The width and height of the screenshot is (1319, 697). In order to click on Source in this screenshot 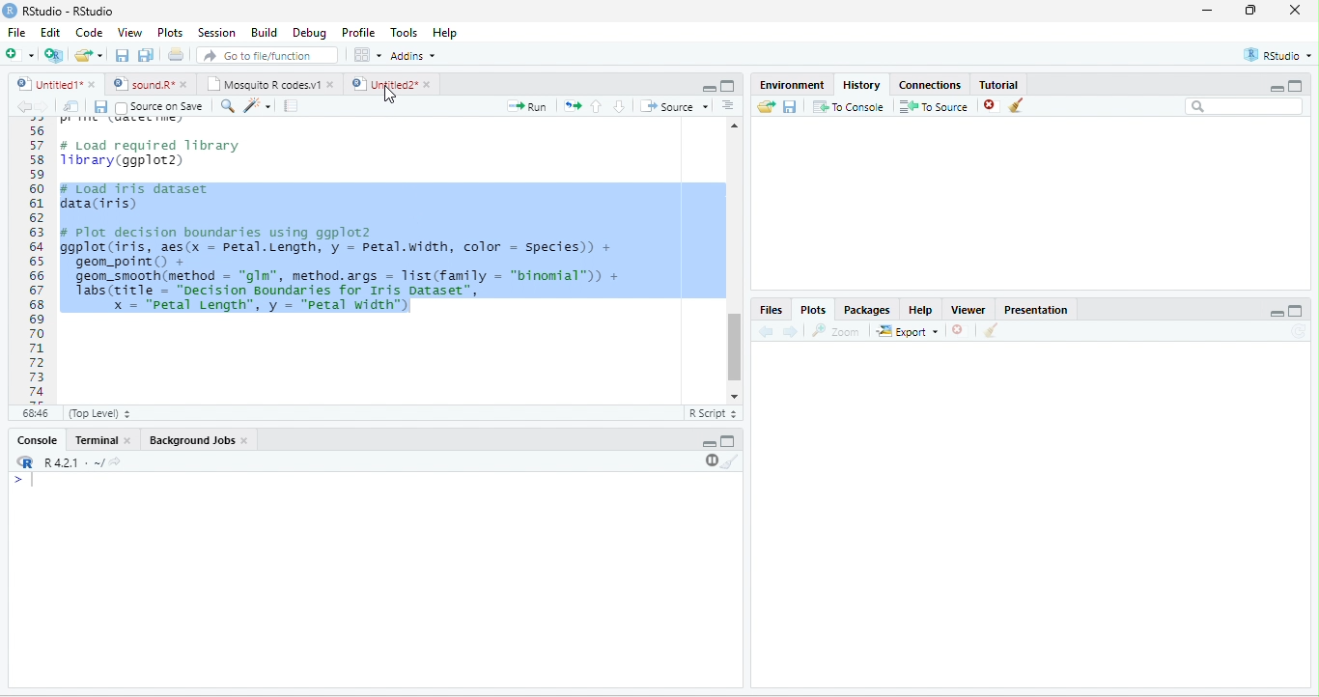, I will do `click(674, 106)`.